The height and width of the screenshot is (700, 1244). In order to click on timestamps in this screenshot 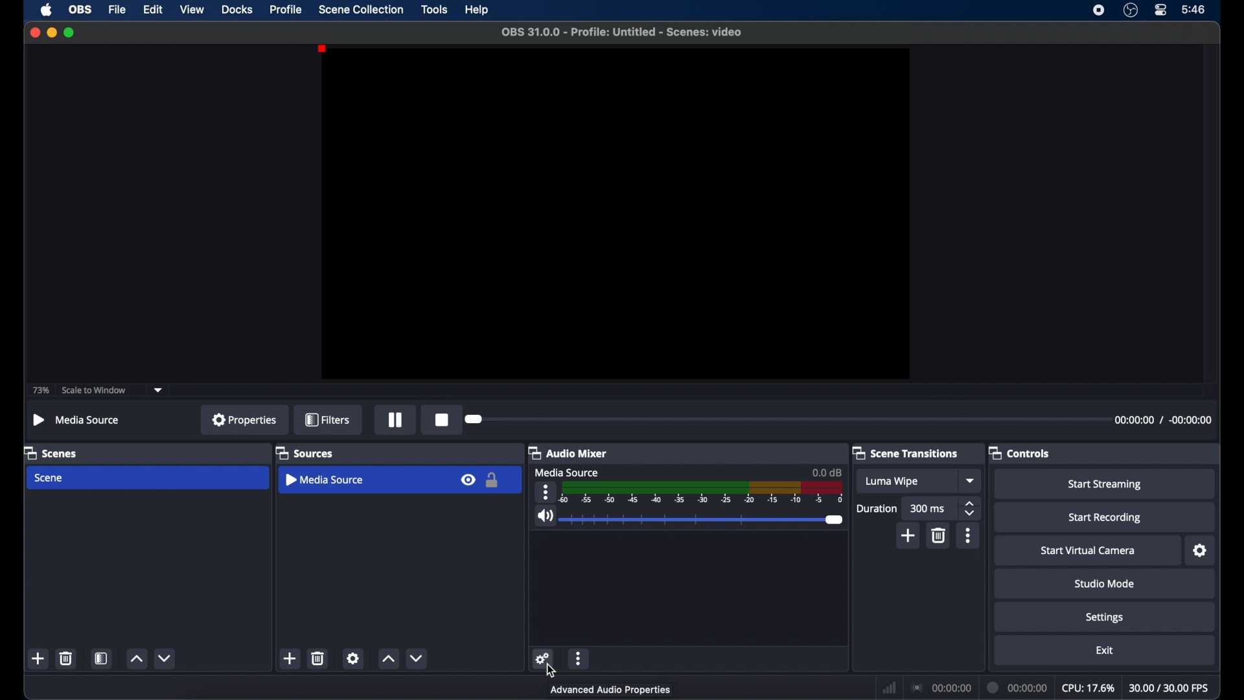, I will do `click(1163, 420)`.